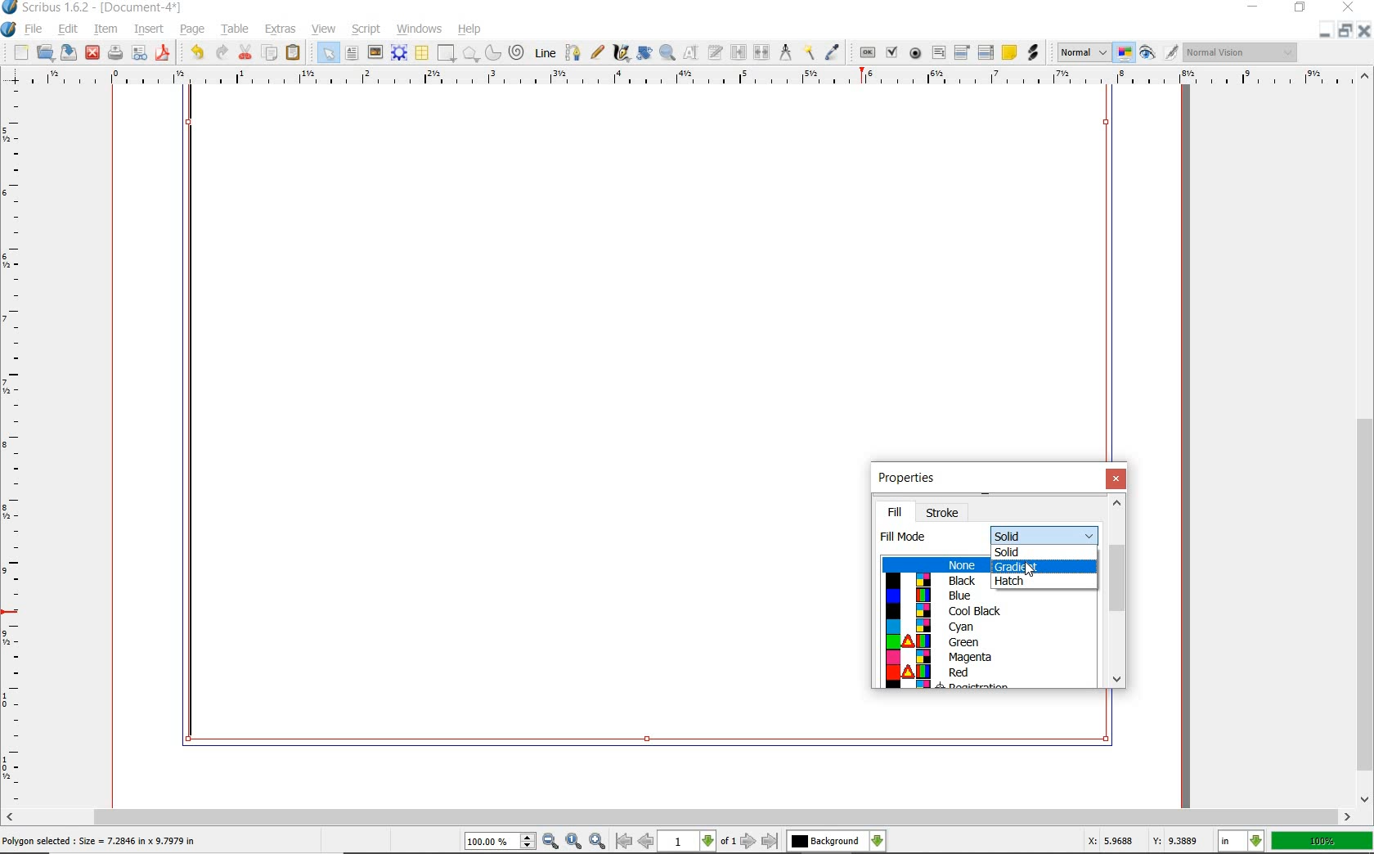 The width and height of the screenshot is (1374, 854). Describe the element at coordinates (15, 450) in the screenshot. I see `ruler` at that location.